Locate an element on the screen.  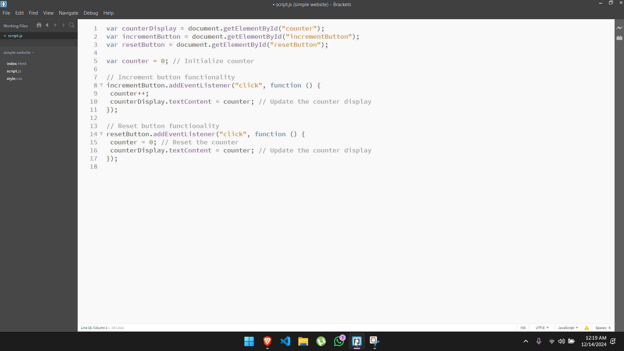
working files is located at coordinates (16, 26).